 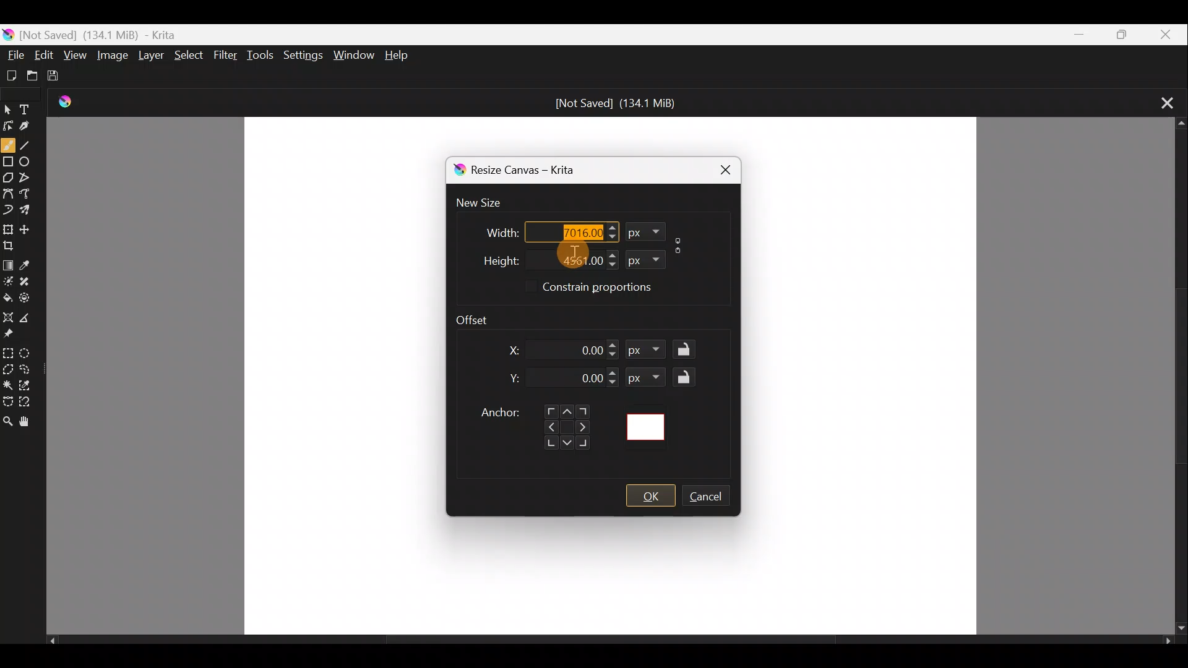 I want to click on Close, so click(x=1165, y=34).